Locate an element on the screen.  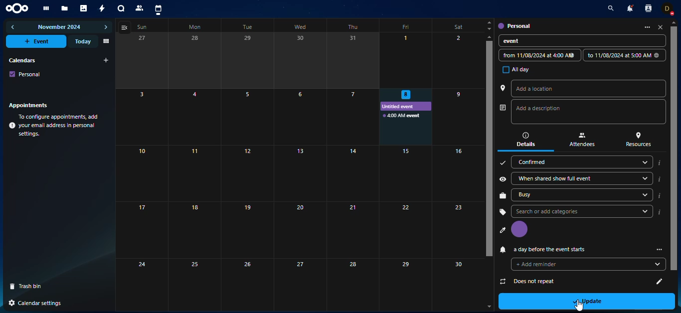
appointments is located at coordinates (31, 105).